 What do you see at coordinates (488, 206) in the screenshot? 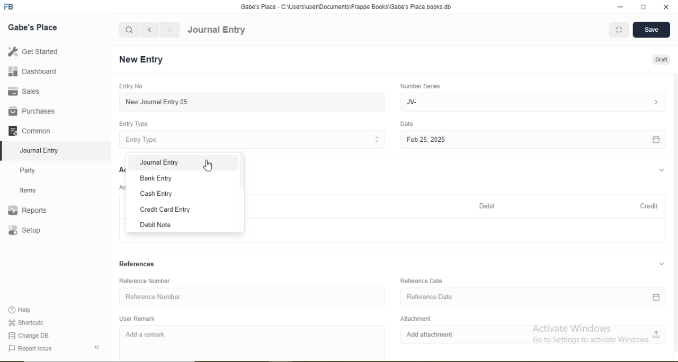
I see `Debit` at bounding box center [488, 206].